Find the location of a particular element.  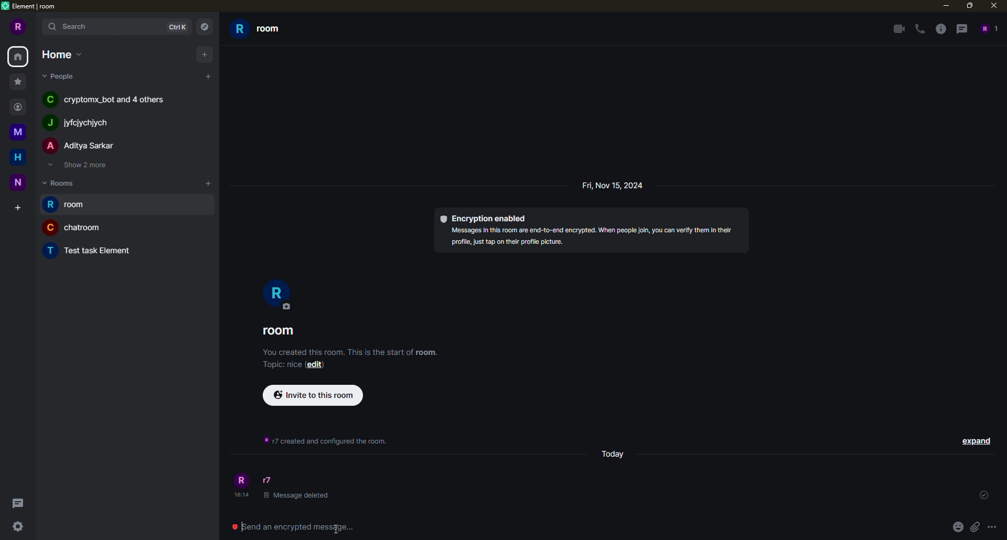

people is located at coordinates (990, 29).